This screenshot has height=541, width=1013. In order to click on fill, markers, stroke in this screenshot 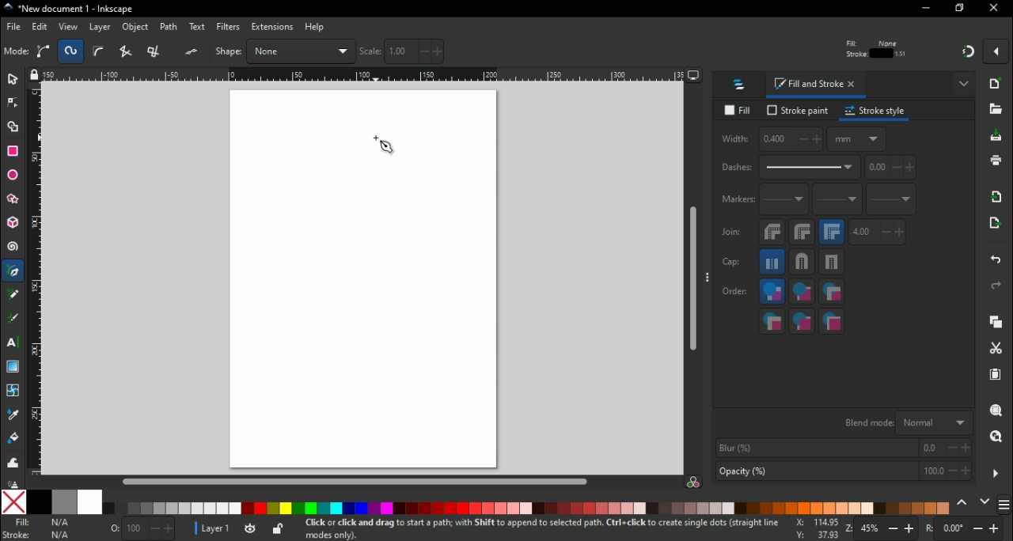, I will do `click(832, 293)`.